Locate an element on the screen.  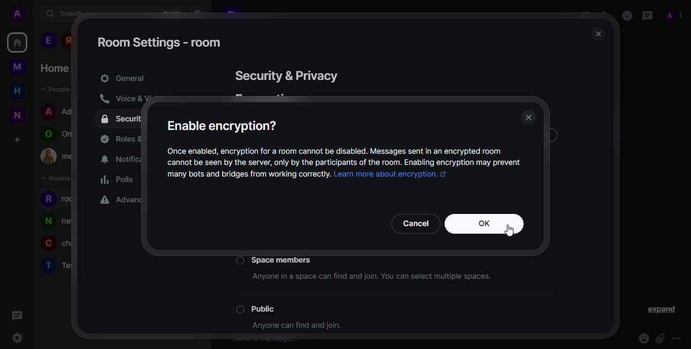
emoji is located at coordinates (643, 338).